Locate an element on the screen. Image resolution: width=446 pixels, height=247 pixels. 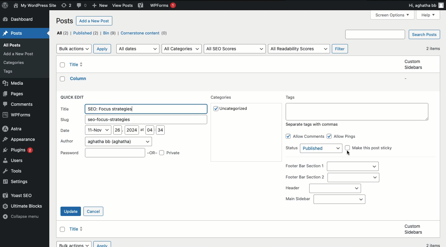
Apply is located at coordinates (103, 49).